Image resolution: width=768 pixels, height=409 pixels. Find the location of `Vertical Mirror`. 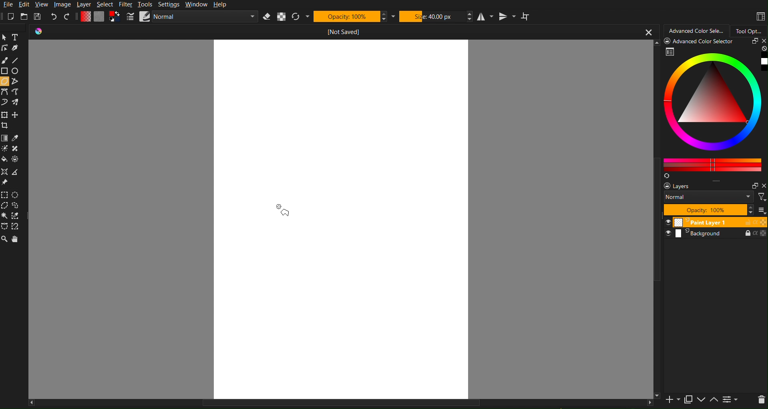

Vertical Mirror is located at coordinates (507, 17).